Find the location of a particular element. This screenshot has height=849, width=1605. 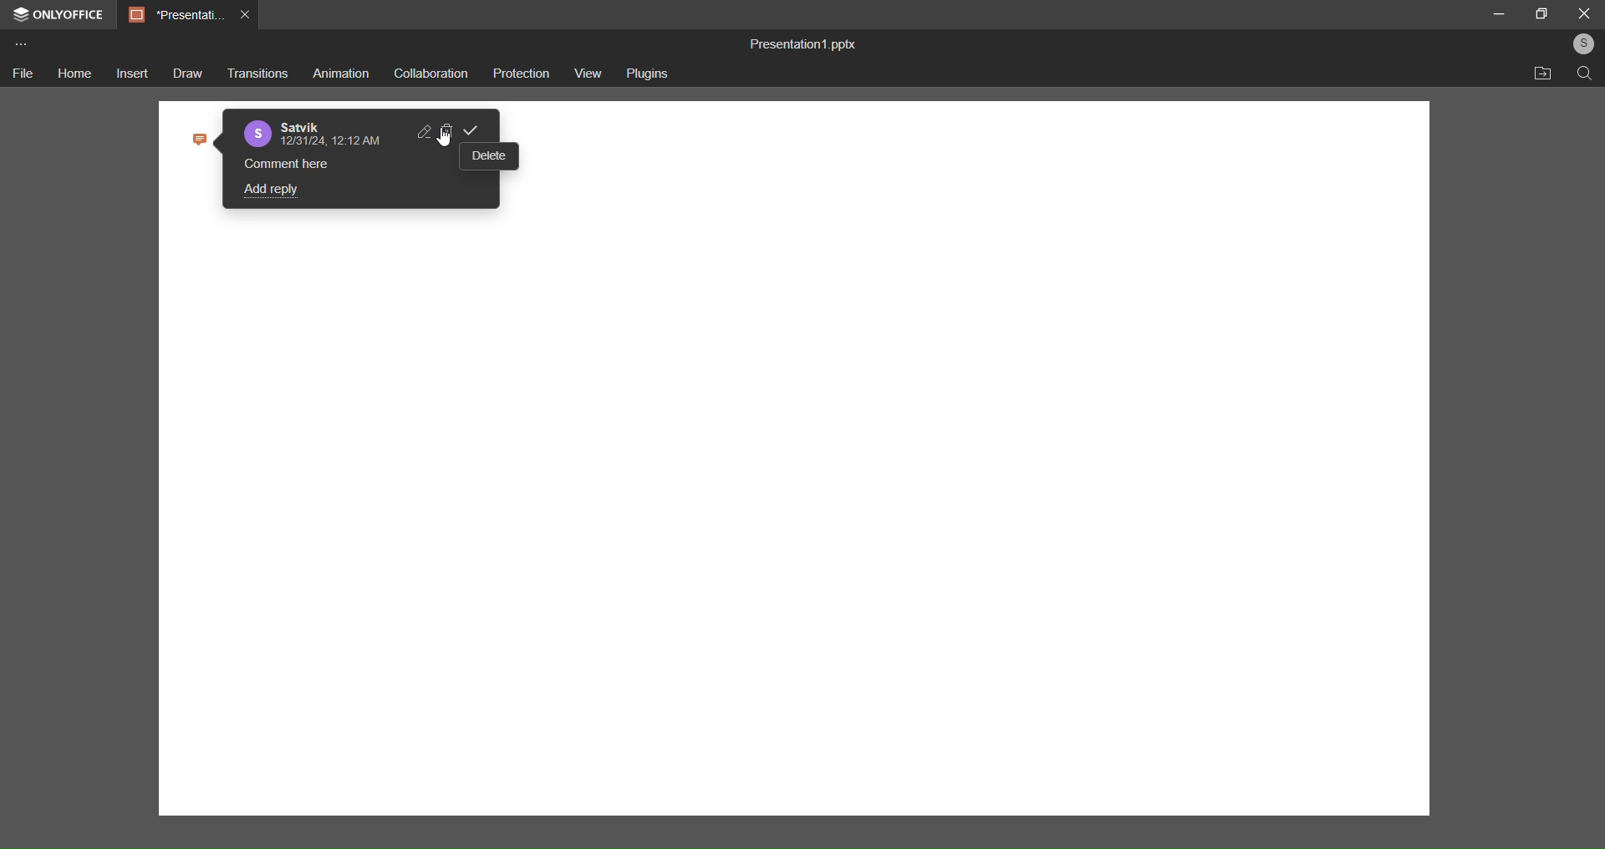

Presentation is located at coordinates (171, 14).